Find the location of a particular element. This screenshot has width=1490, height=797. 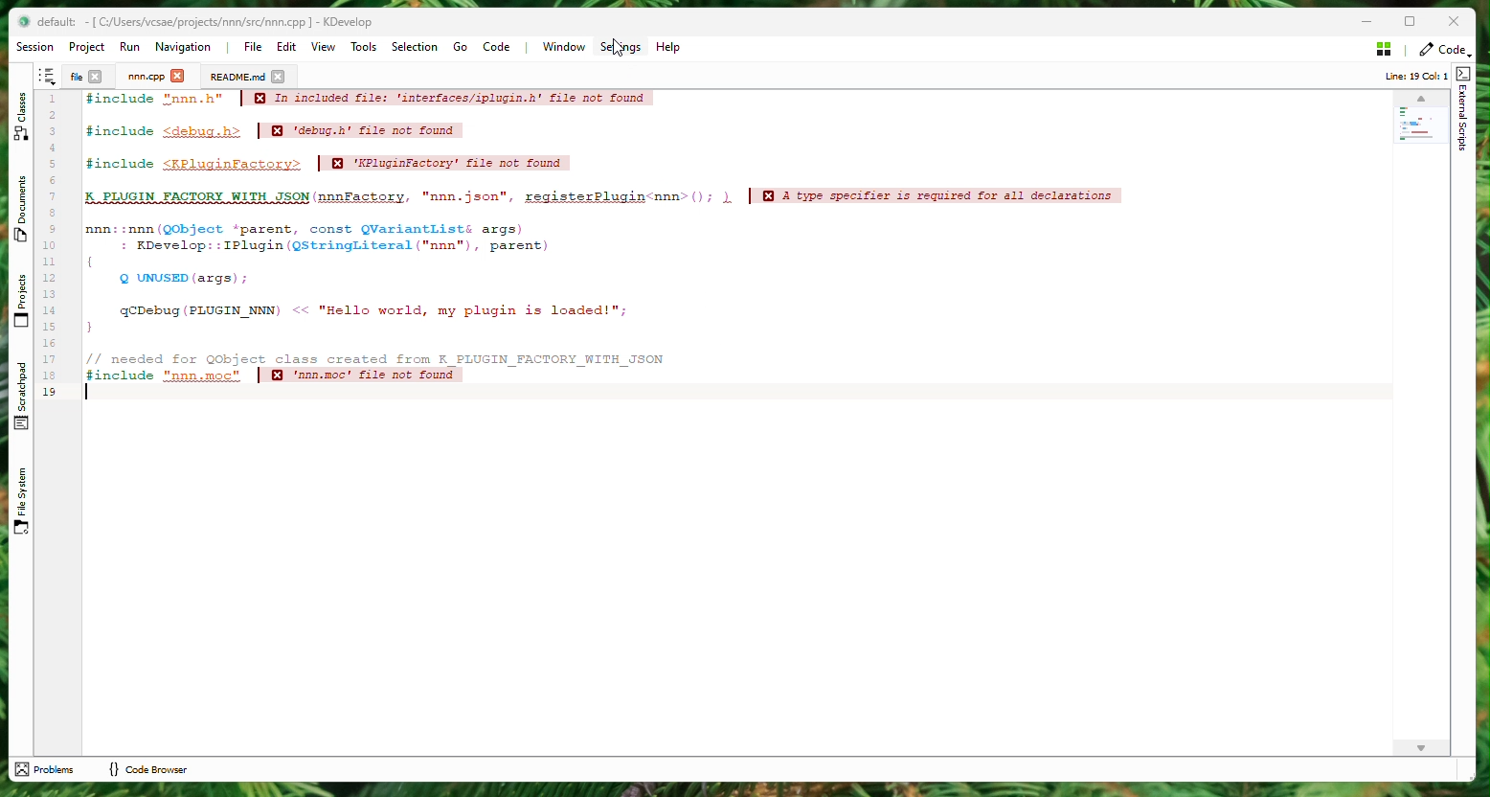

file name and application name is located at coordinates (215, 23).